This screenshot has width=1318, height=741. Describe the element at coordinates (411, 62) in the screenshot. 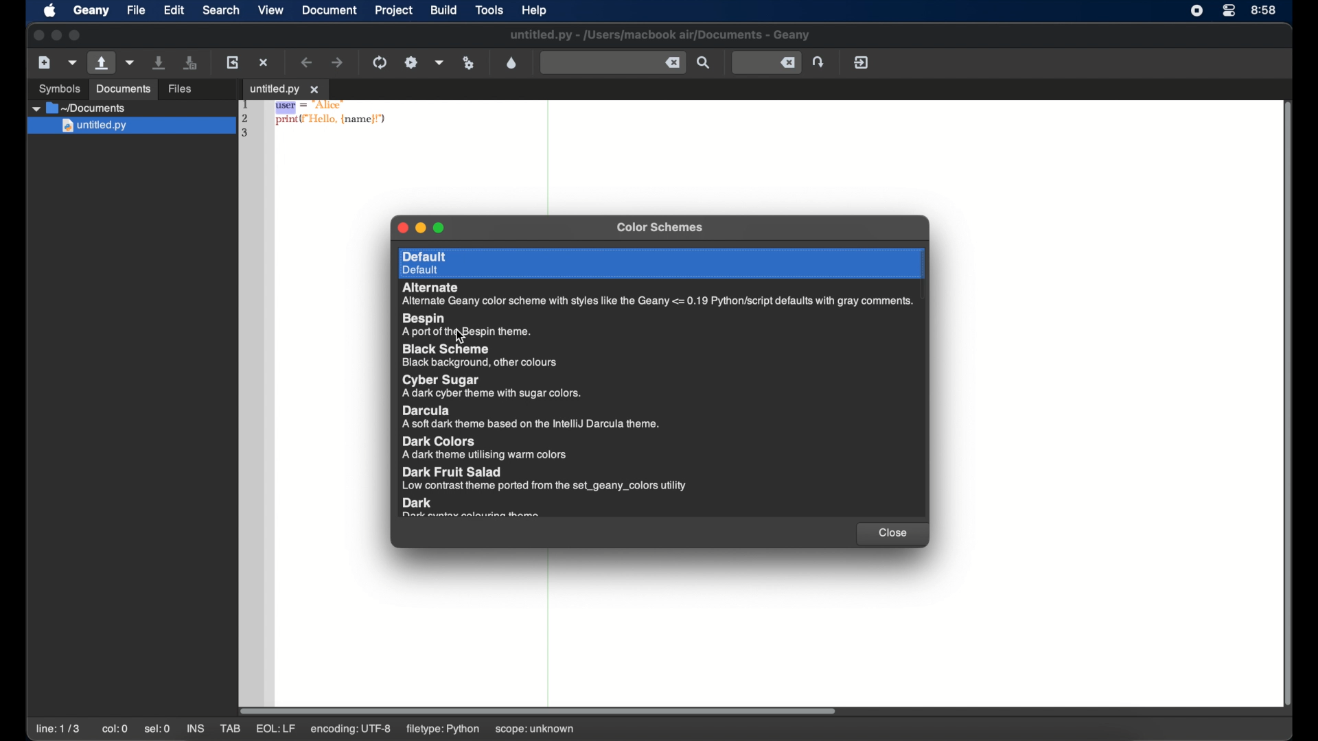

I see `build the current file` at that location.